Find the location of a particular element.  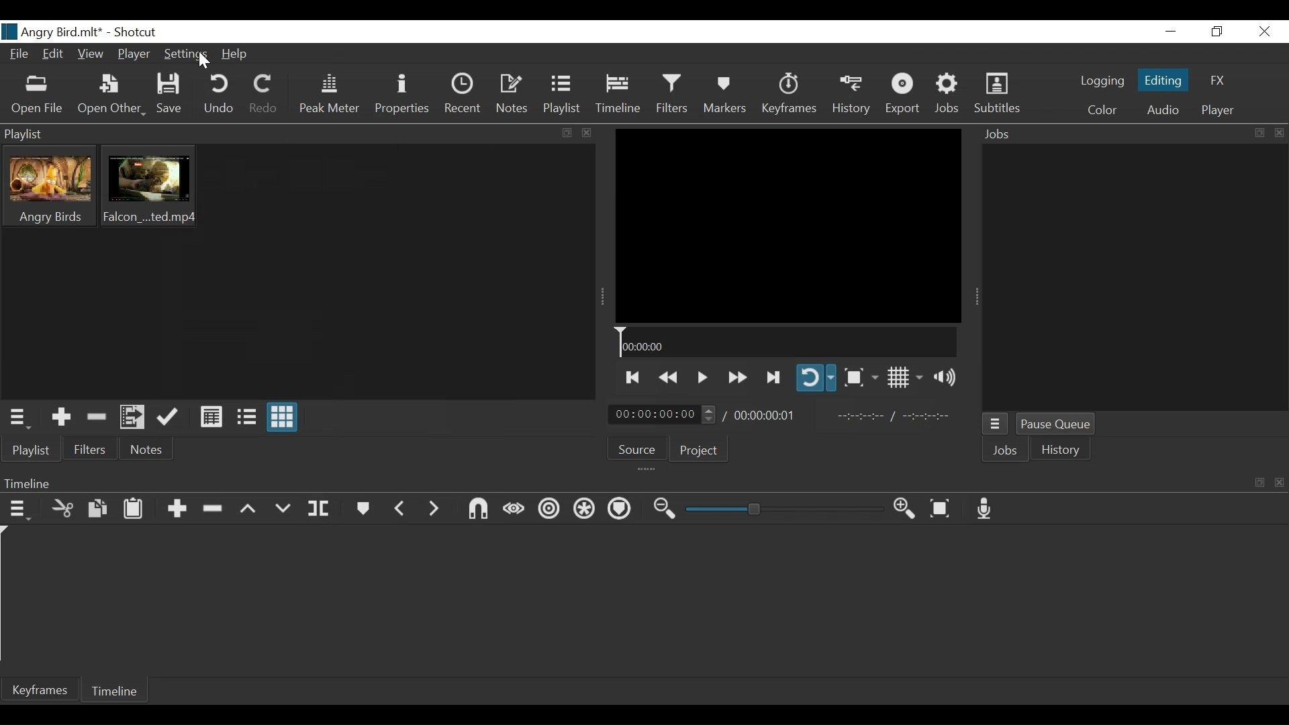

Edit is located at coordinates (53, 54).